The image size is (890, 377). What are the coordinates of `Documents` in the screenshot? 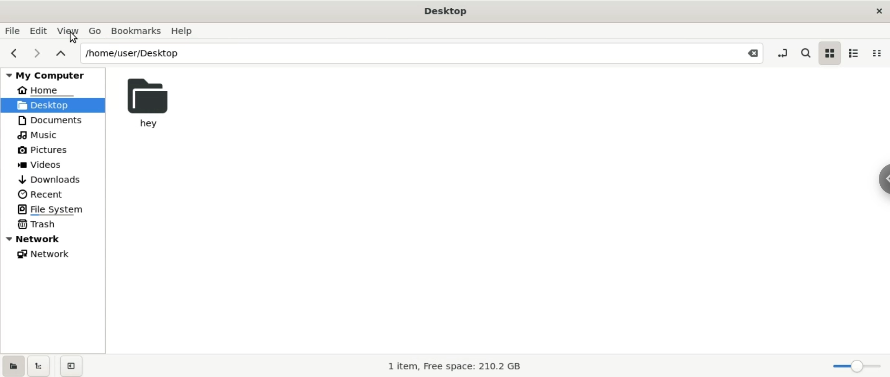 It's located at (55, 119).